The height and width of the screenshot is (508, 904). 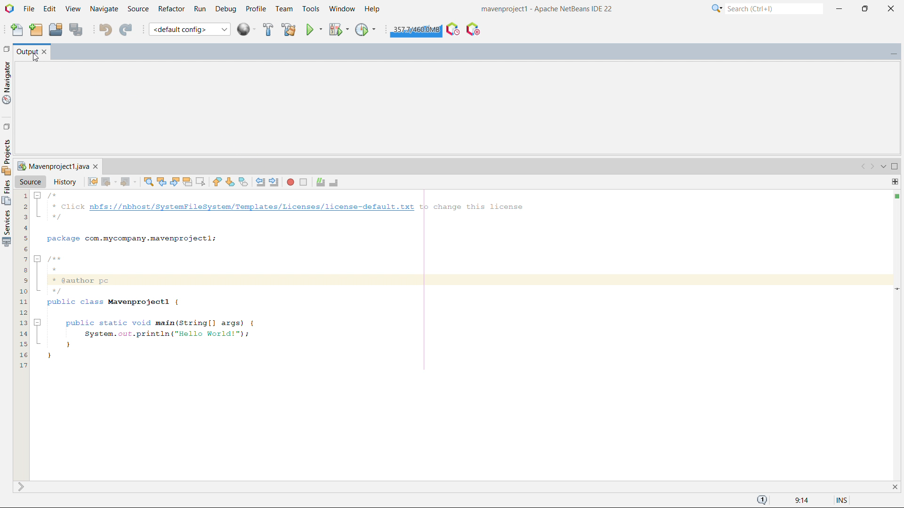 I want to click on maximize, so click(x=864, y=9).